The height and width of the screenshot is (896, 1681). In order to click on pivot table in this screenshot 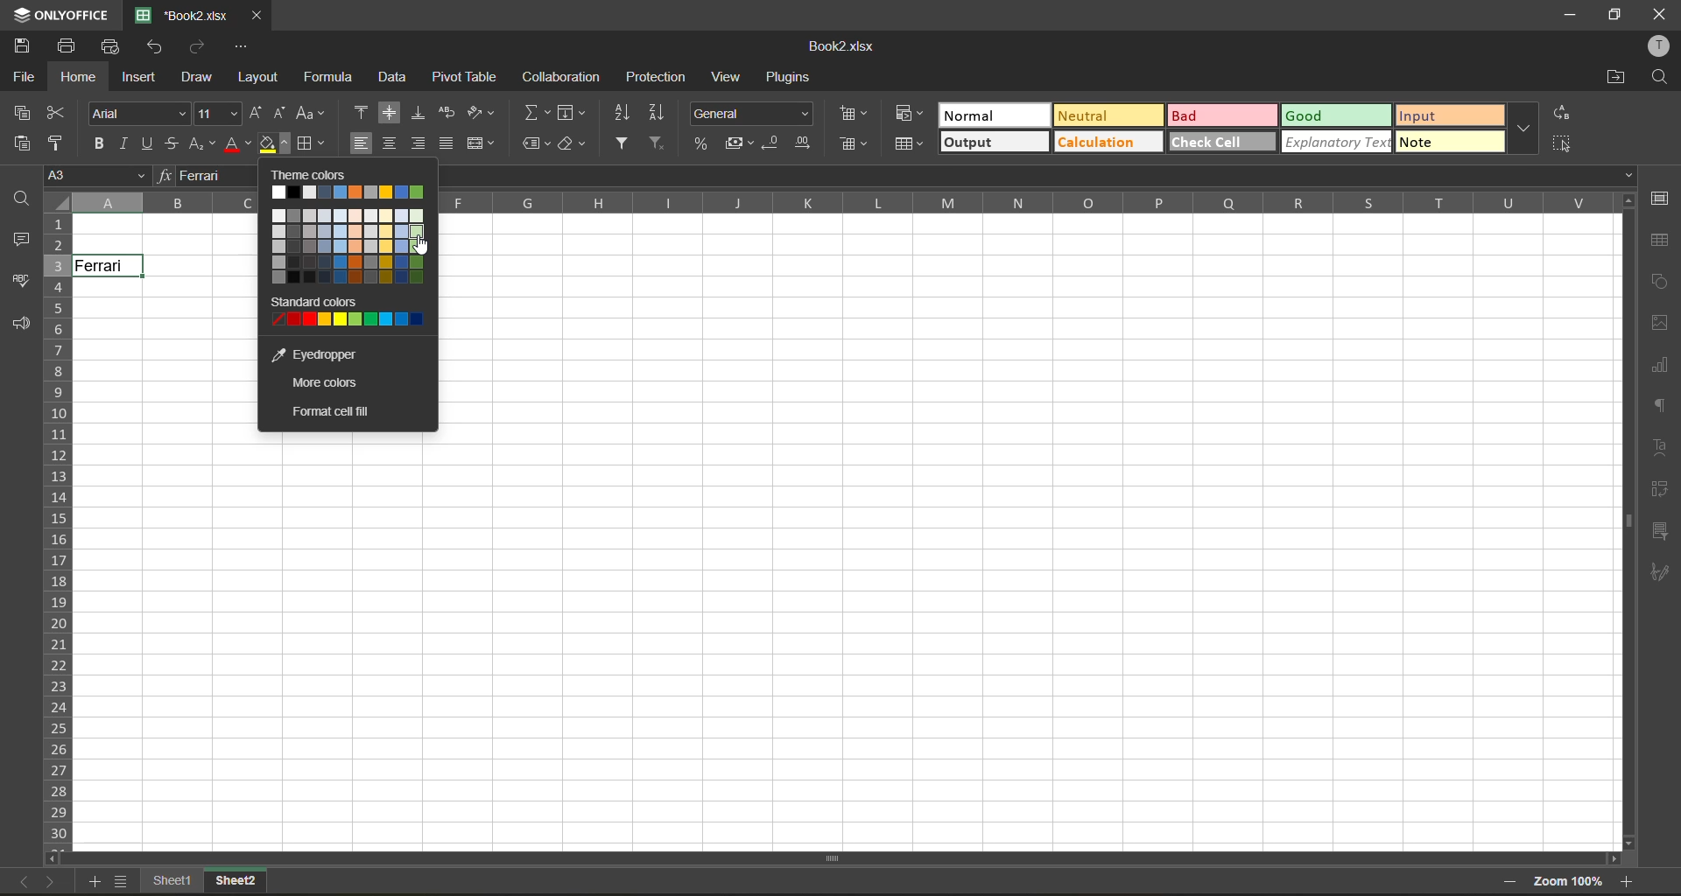, I will do `click(1662, 492)`.